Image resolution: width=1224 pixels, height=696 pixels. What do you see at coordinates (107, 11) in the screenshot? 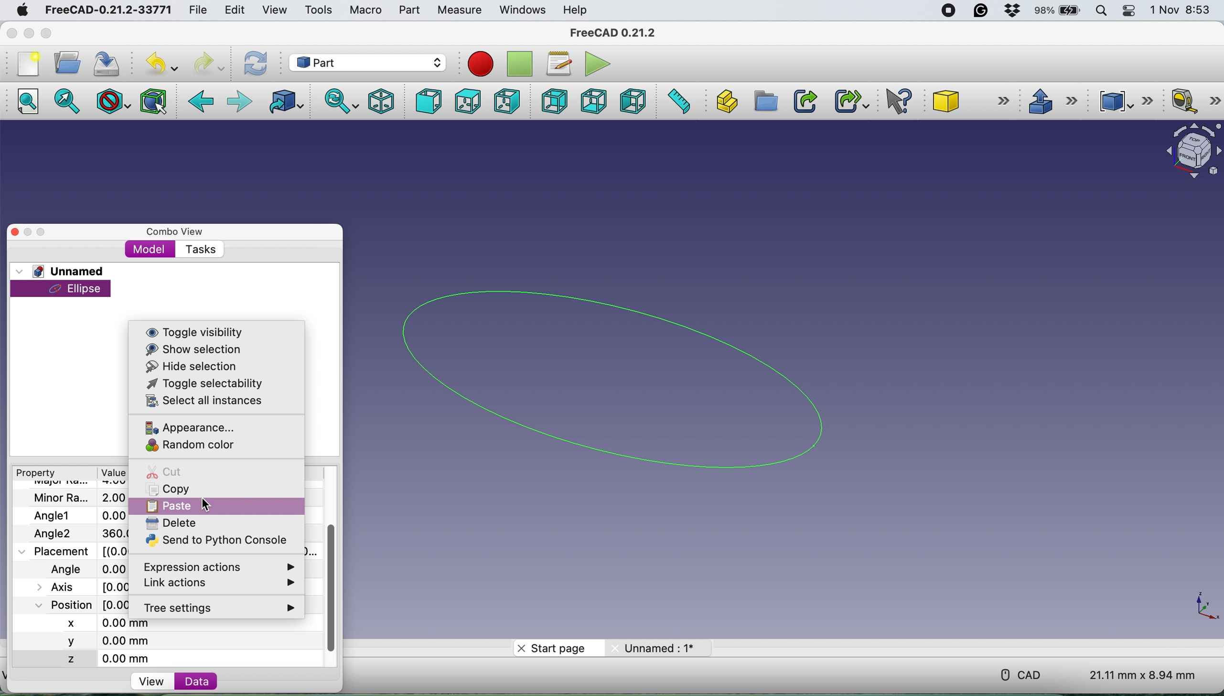
I see `freecad` at bounding box center [107, 11].